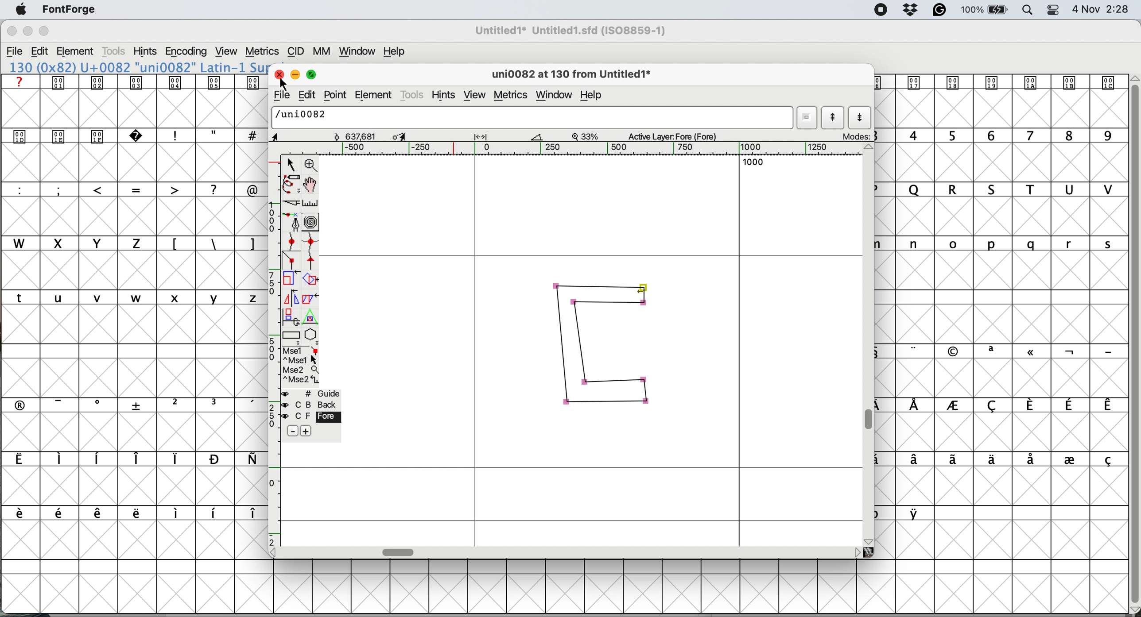  I want to click on symbols and special characters, so click(141, 137).